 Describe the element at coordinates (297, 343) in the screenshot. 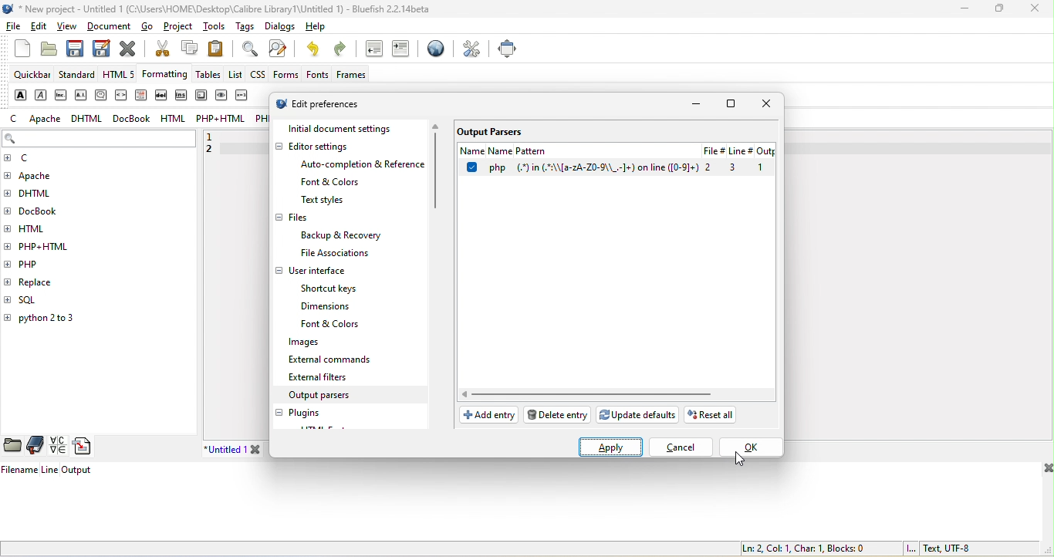

I see `images` at that location.